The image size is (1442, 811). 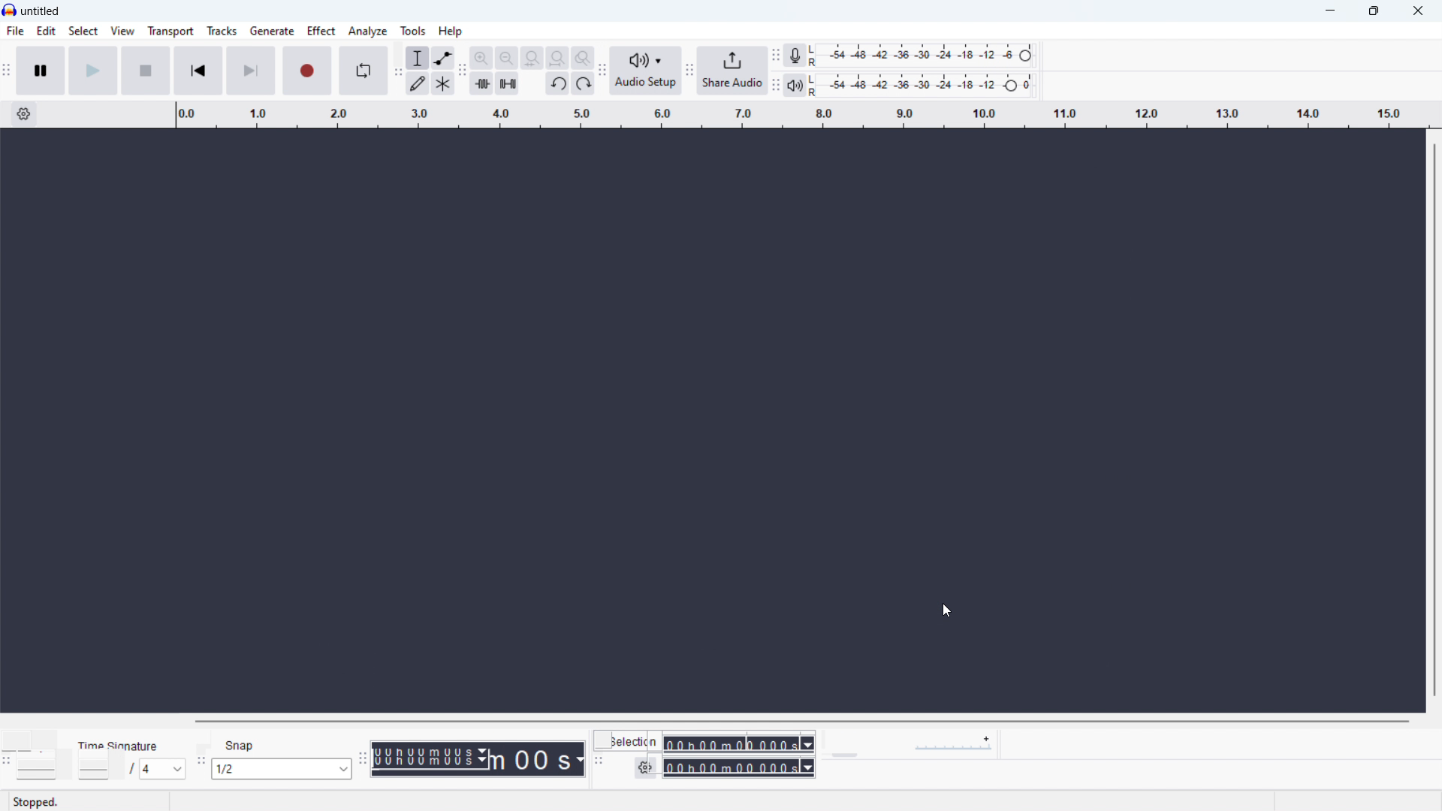 I want to click on analyze, so click(x=367, y=31).